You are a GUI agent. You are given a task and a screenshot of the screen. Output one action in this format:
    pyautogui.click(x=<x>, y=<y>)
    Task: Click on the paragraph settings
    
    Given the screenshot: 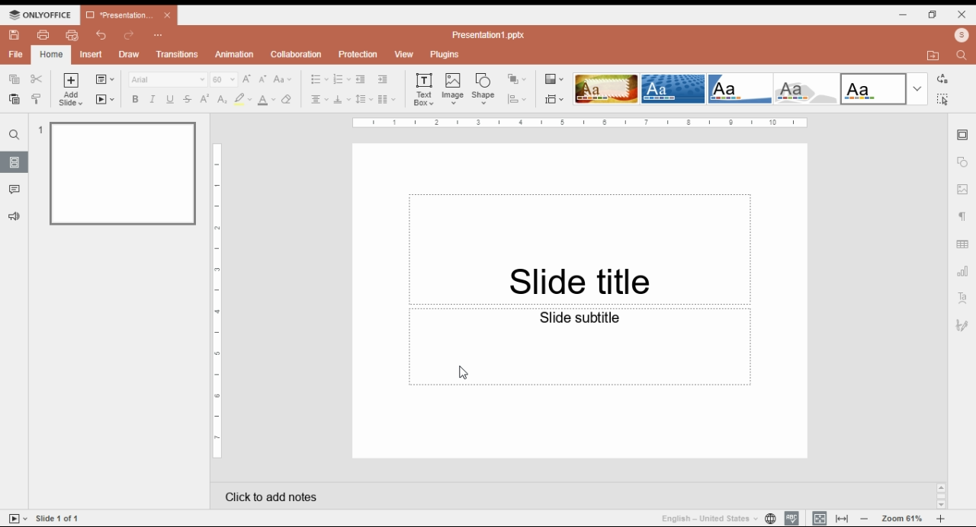 What is the action you would take?
    pyautogui.click(x=965, y=219)
    